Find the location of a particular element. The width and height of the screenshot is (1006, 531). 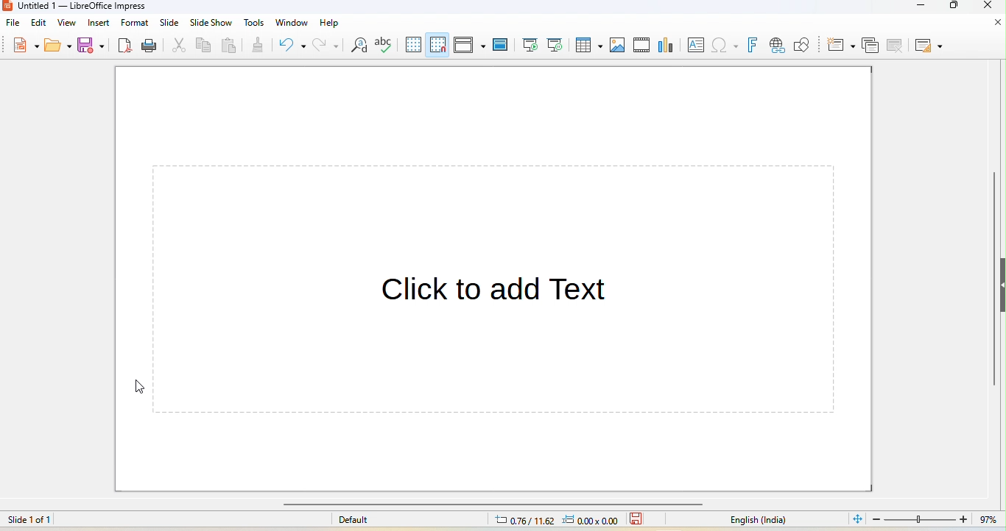

print is located at coordinates (150, 46).